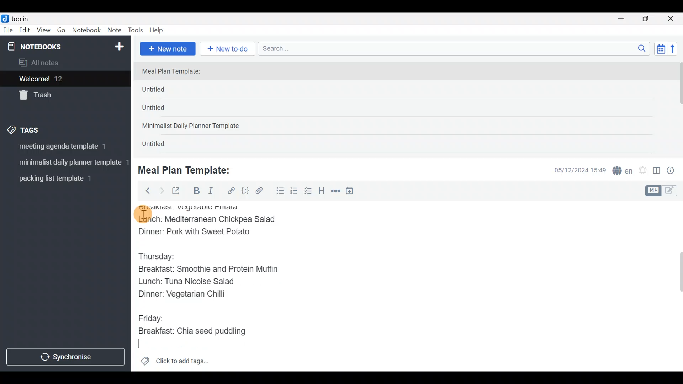  What do you see at coordinates (353, 192) in the screenshot?
I see `Insert time` at bounding box center [353, 192].